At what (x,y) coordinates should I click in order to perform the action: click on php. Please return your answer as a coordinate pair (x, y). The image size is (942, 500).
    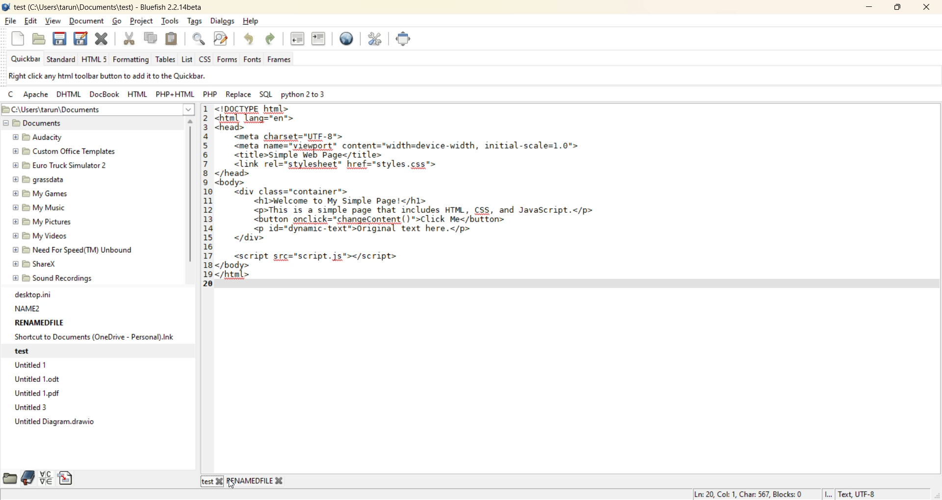
    Looking at the image, I should click on (212, 96).